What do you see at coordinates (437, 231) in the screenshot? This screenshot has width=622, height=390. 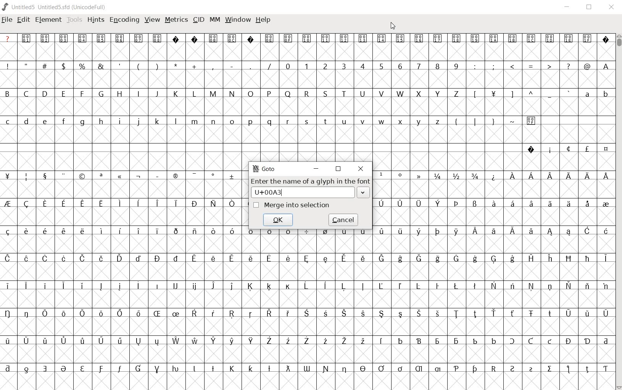 I see `Symbol` at bounding box center [437, 231].